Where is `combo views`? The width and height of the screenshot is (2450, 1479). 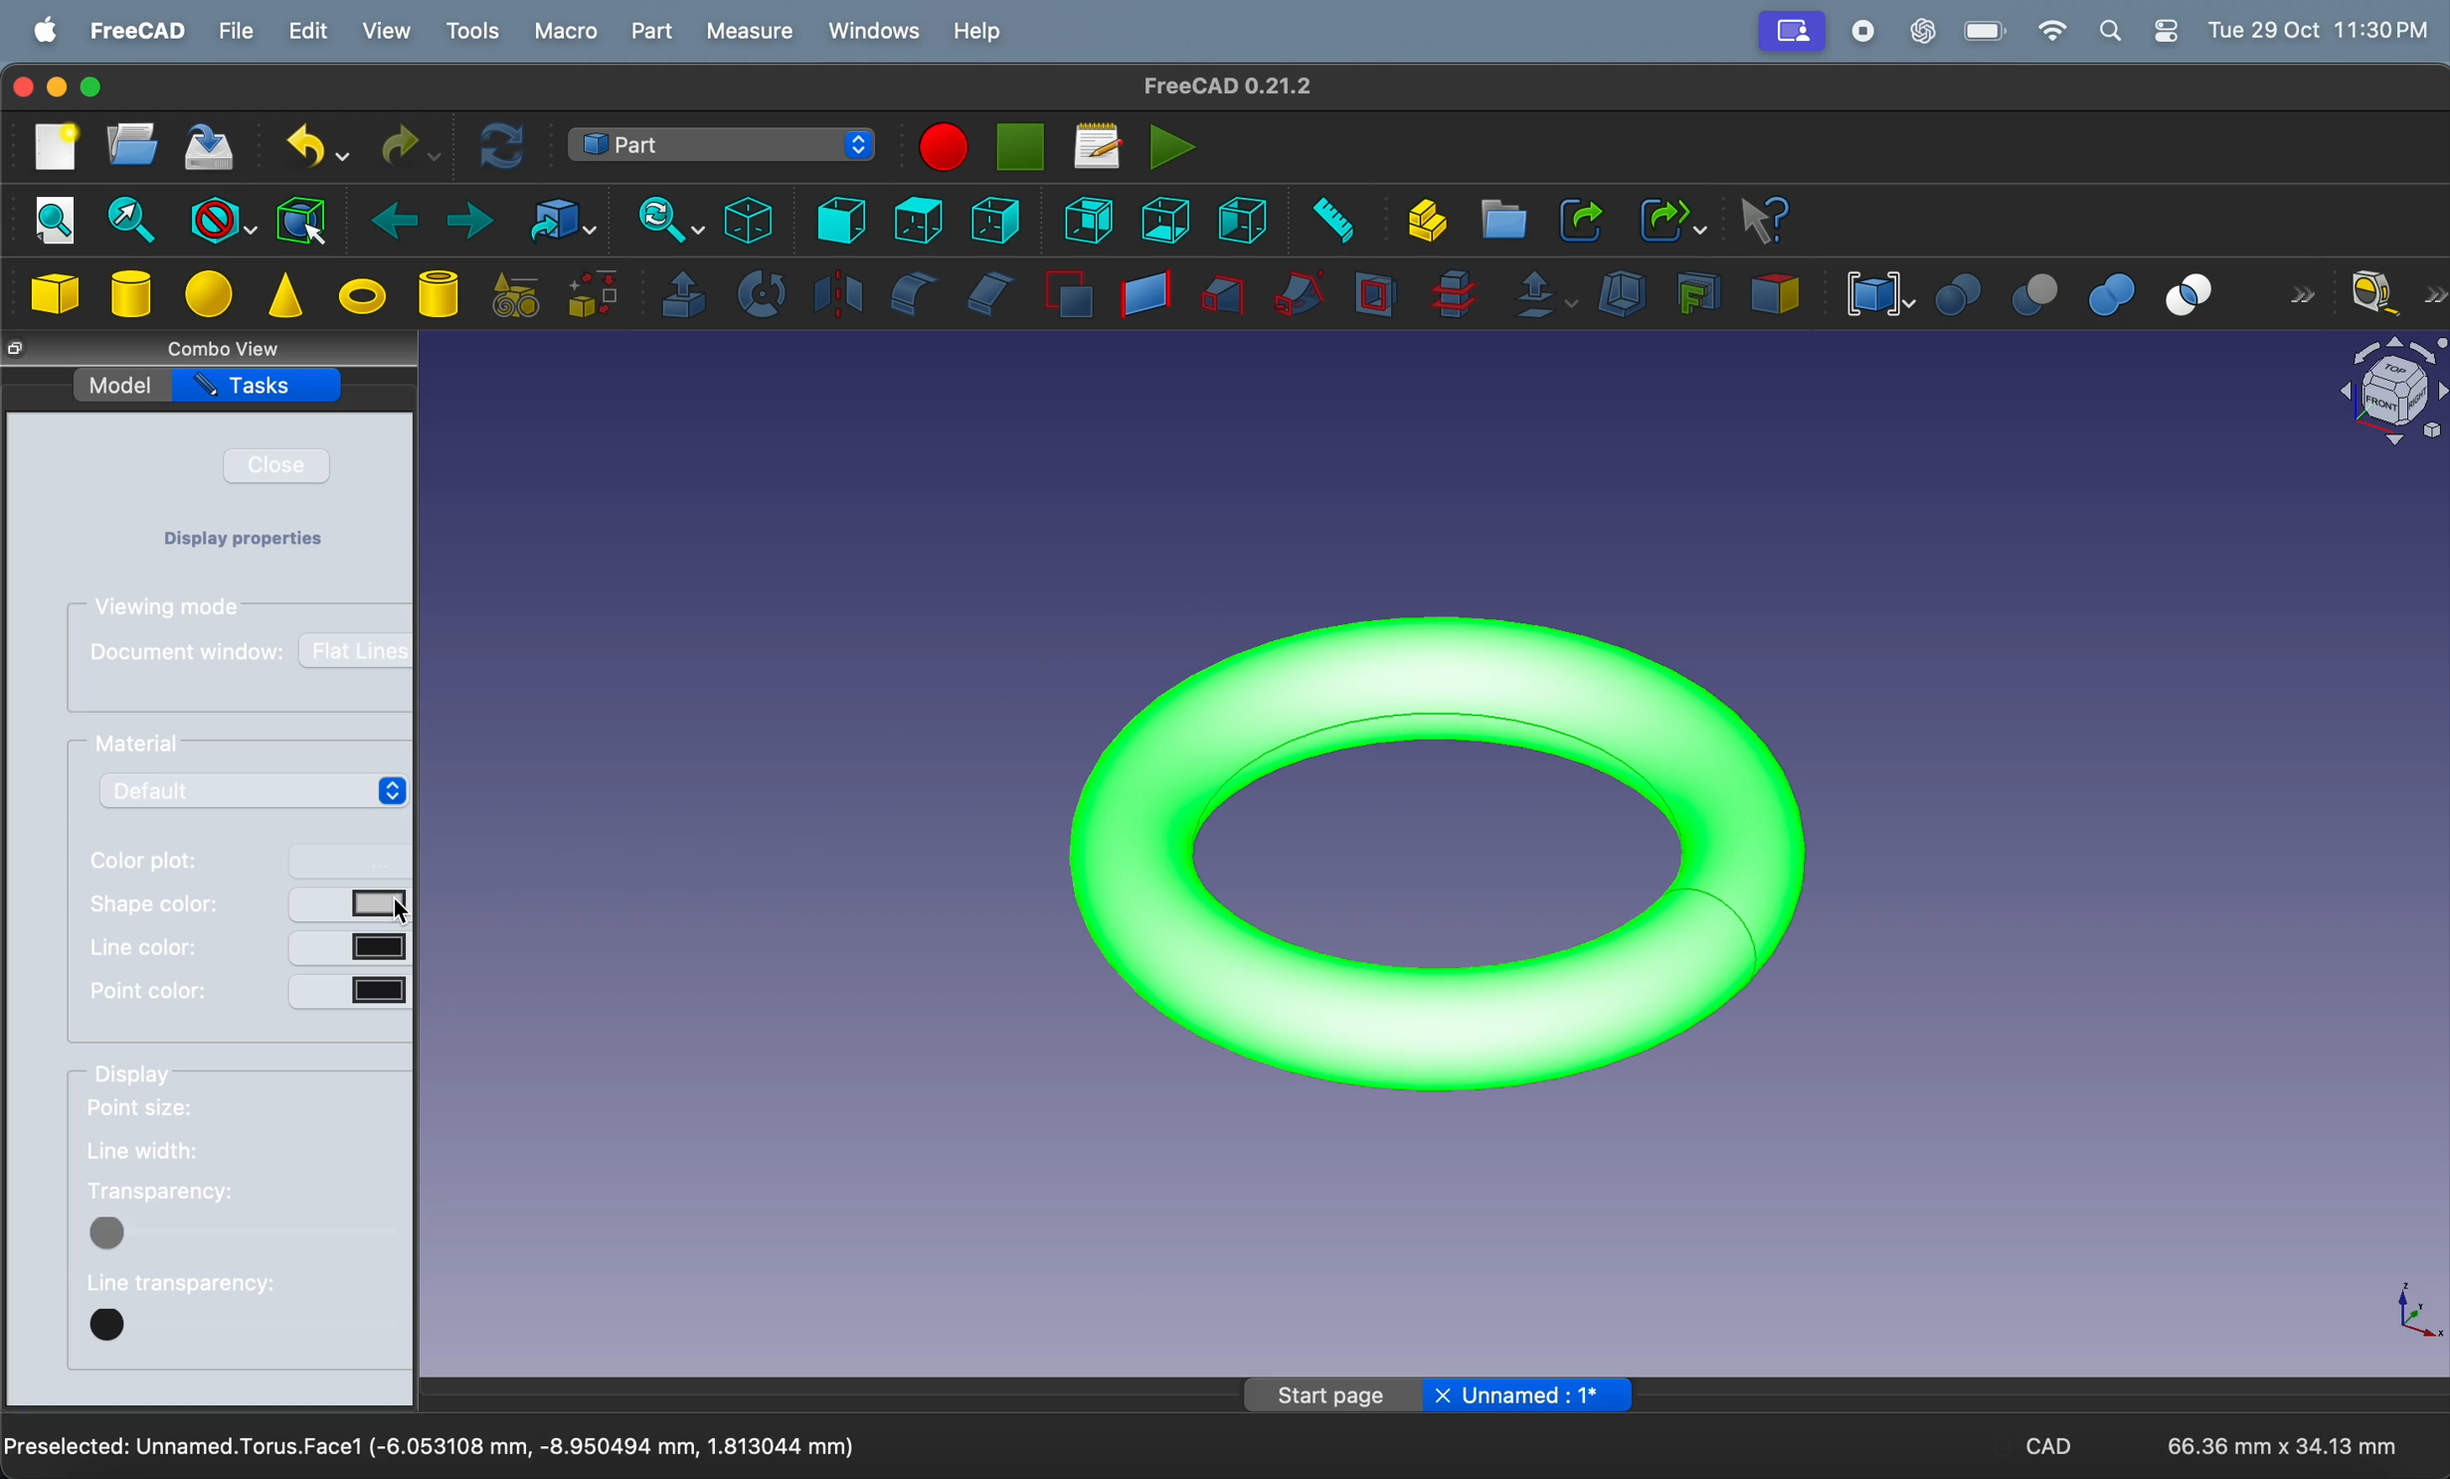 combo views is located at coordinates (251, 348).